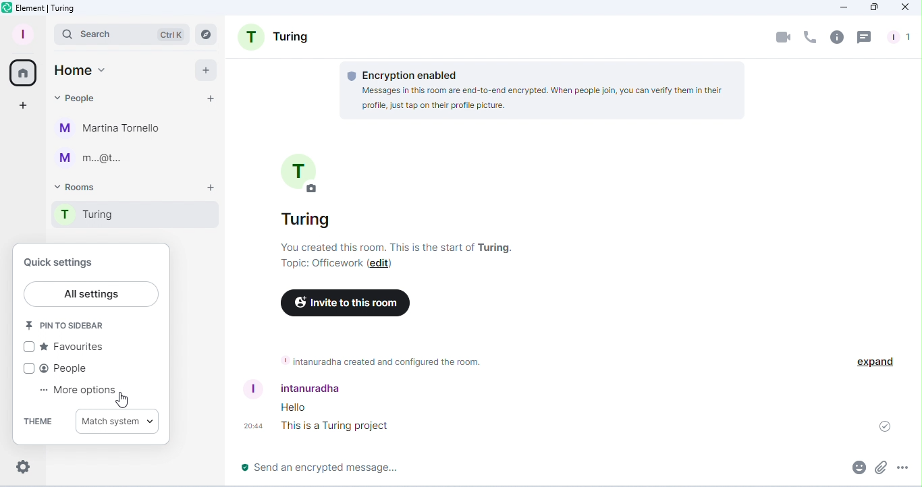  What do you see at coordinates (543, 92) in the screenshot?
I see `Encryption notification` at bounding box center [543, 92].